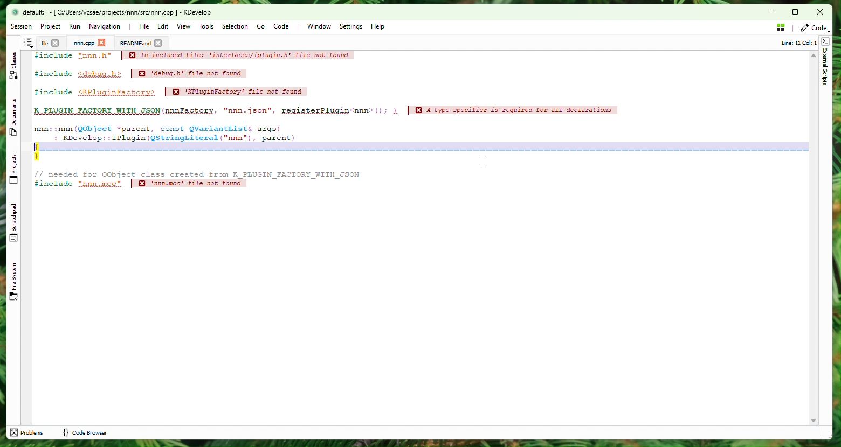 The image size is (841, 447). Describe the element at coordinates (378, 27) in the screenshot. I see `Help` at that location.